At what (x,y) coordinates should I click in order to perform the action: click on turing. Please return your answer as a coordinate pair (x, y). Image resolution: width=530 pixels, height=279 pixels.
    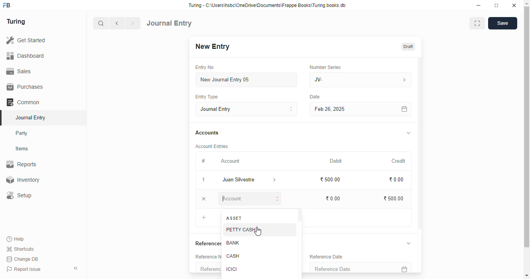
    Looking at the image, I should click on (16, 22).